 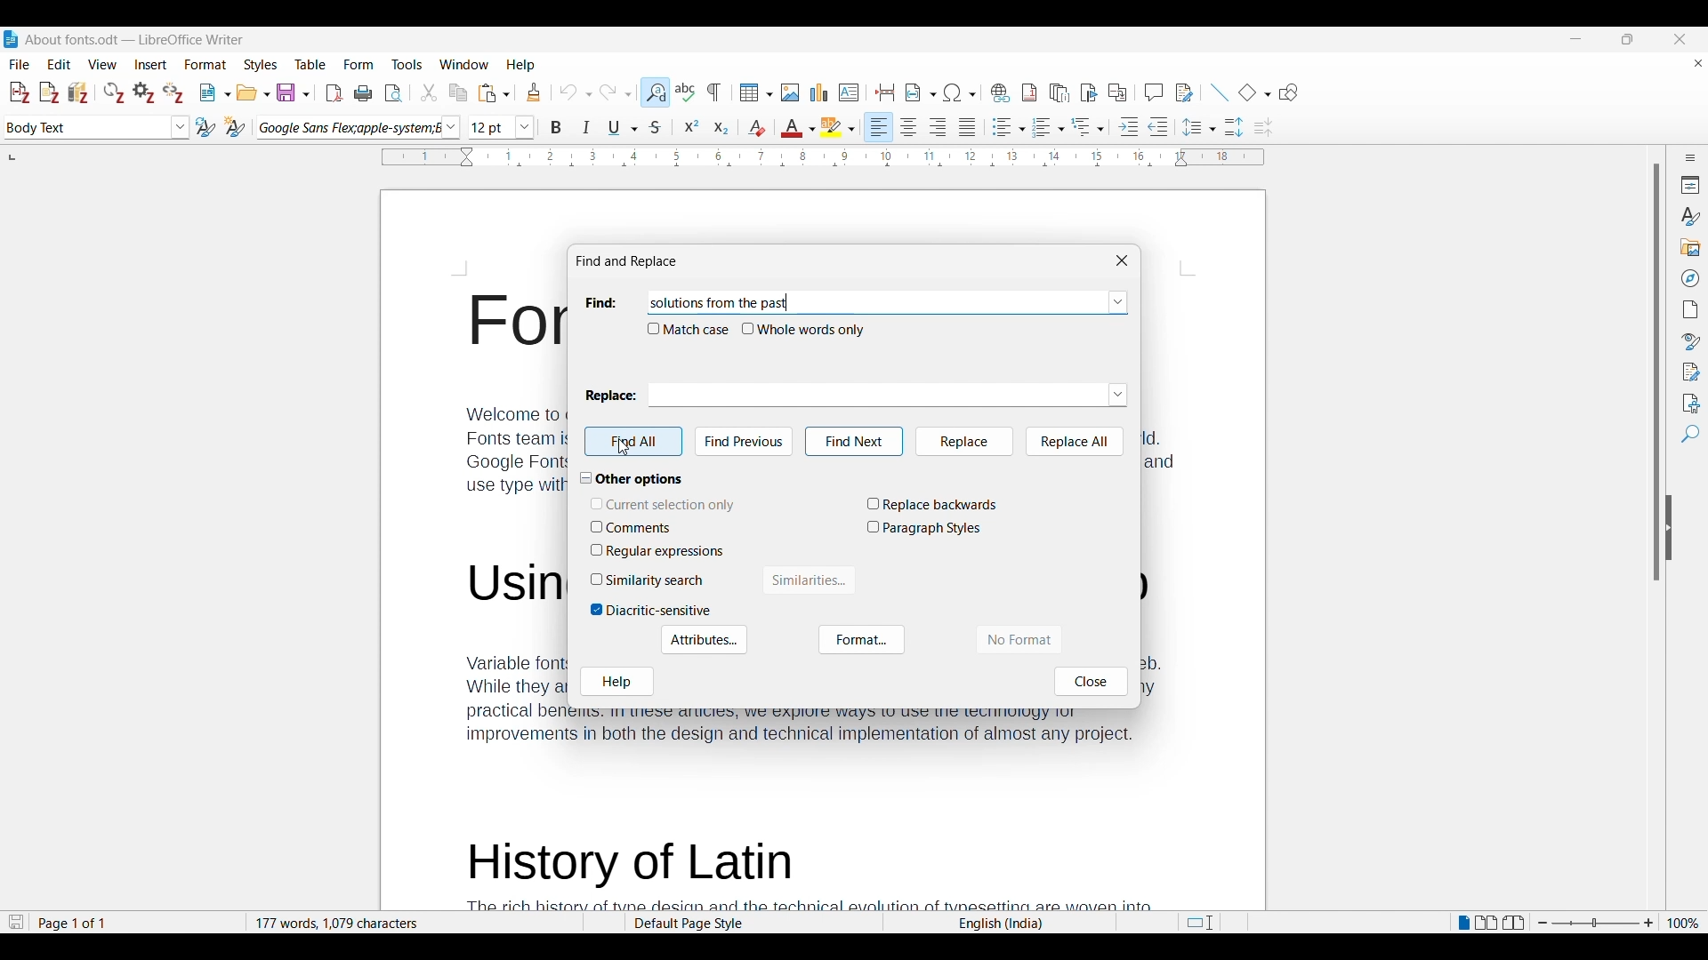 What do you see at coordinates (206, 127) in the screenshot?
I see `Update selected style` at bounding box center [206, 127].